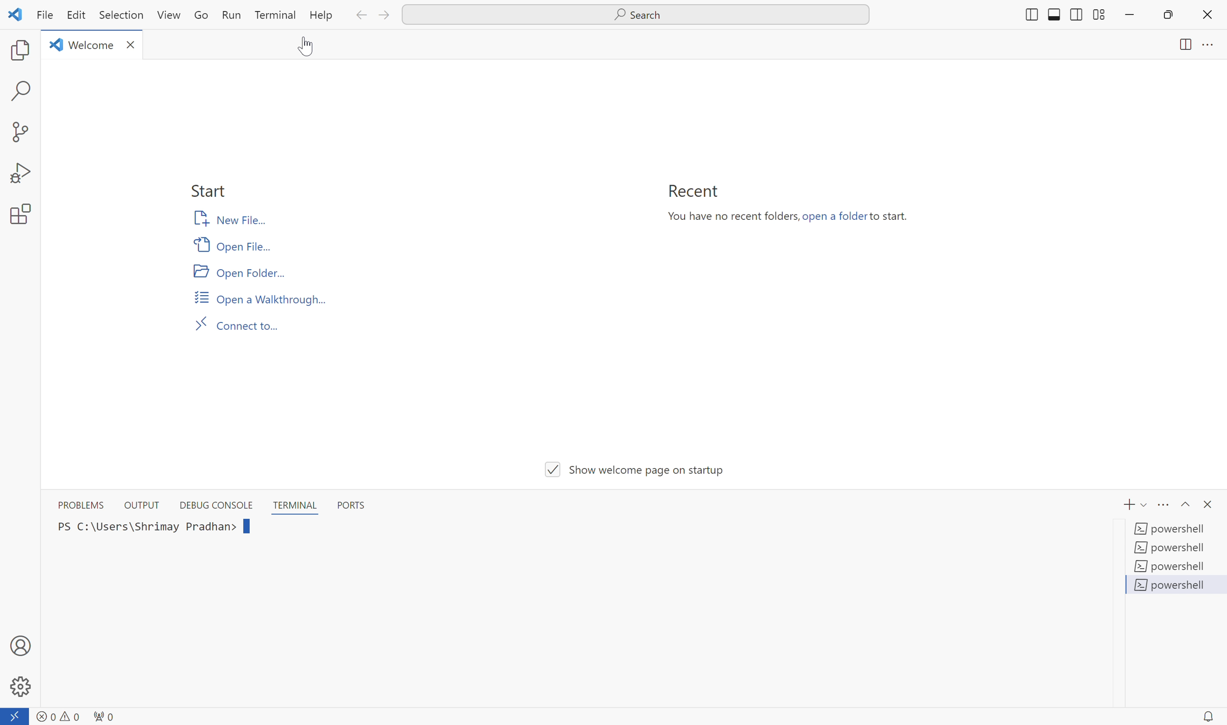  I want to click on Open File..., so click(233, 247).